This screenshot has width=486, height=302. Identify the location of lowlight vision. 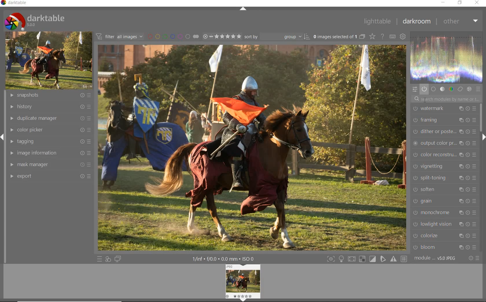
(445, 224).